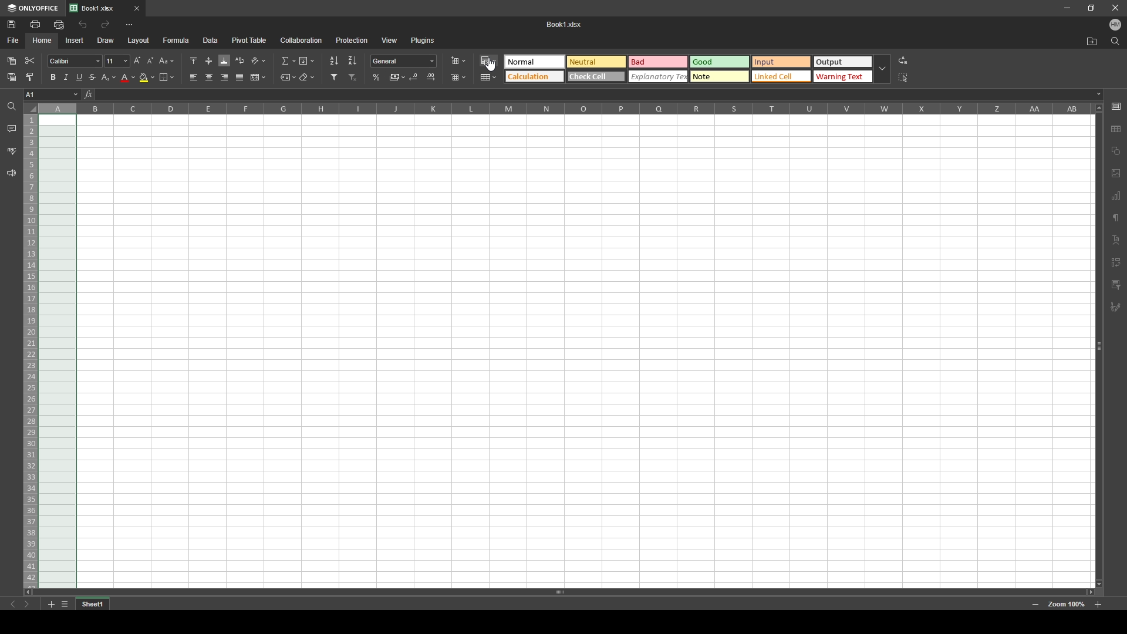 Image resolution: width=1127 pixels, height=634 pixels. Describe the element at coordinates (559, 592) in the screenshot. I see `scroll bar` at that location.